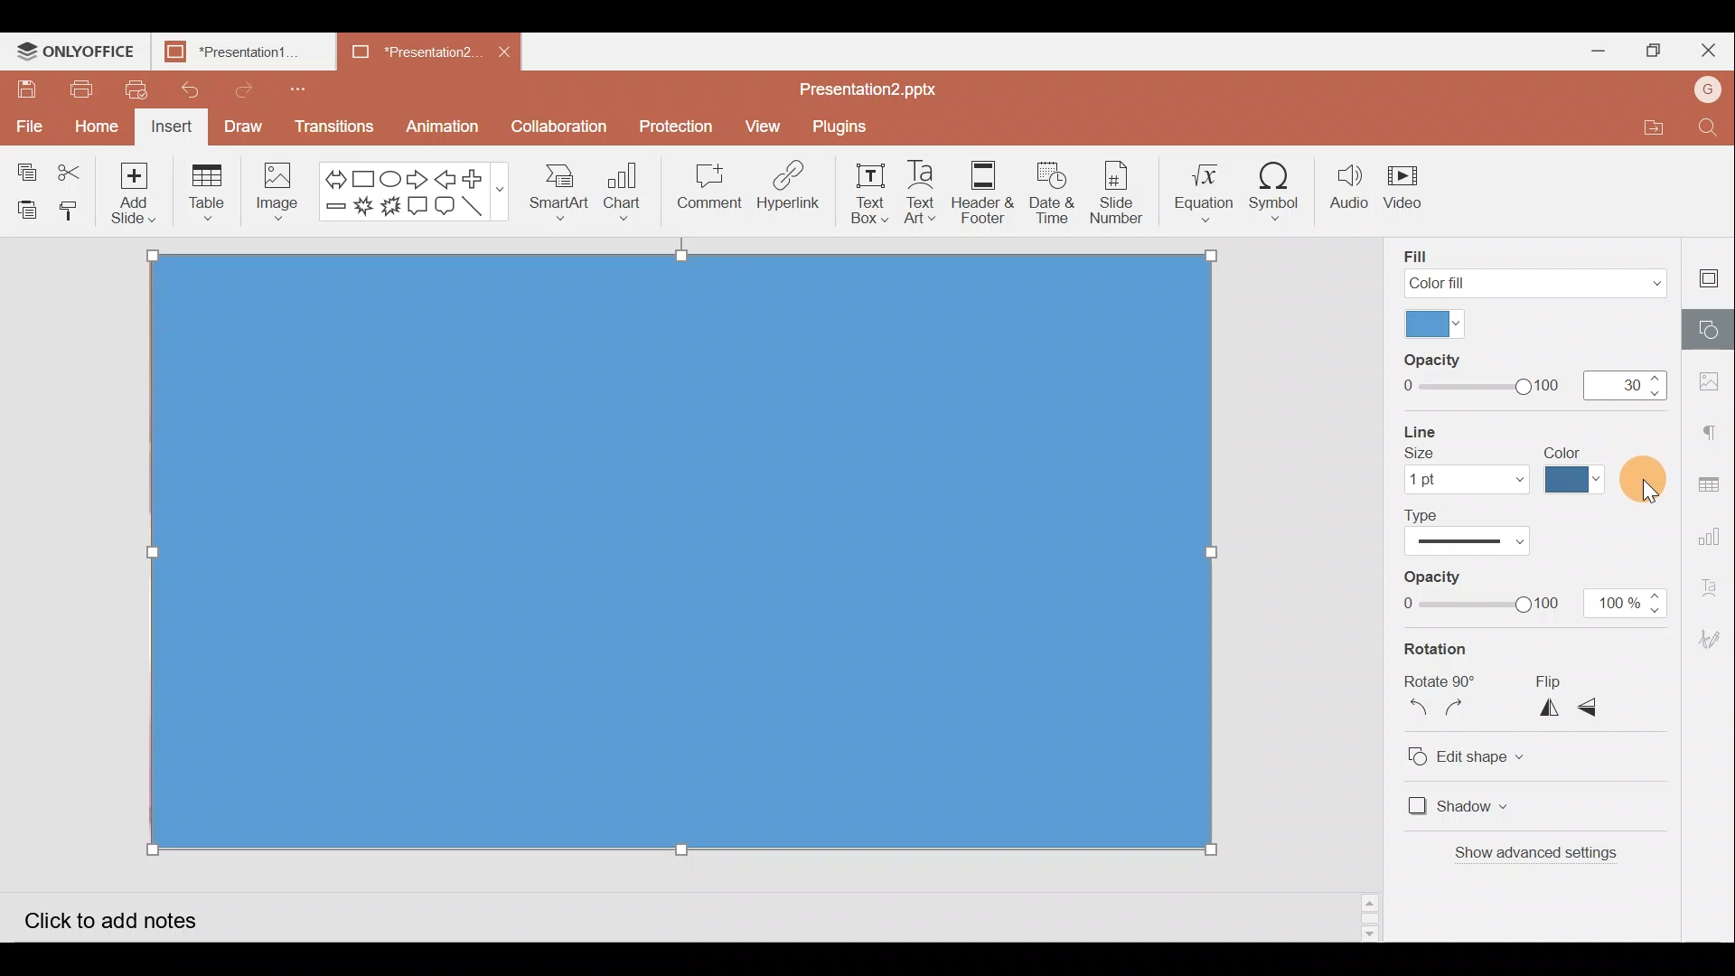  Describe the element at coordinates (1550, 710) in the screenshot. I see `Flip horizontally` at that location.